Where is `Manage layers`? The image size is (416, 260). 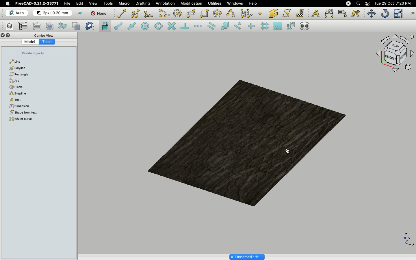
Manage layers is located at coordinates (8, 26).